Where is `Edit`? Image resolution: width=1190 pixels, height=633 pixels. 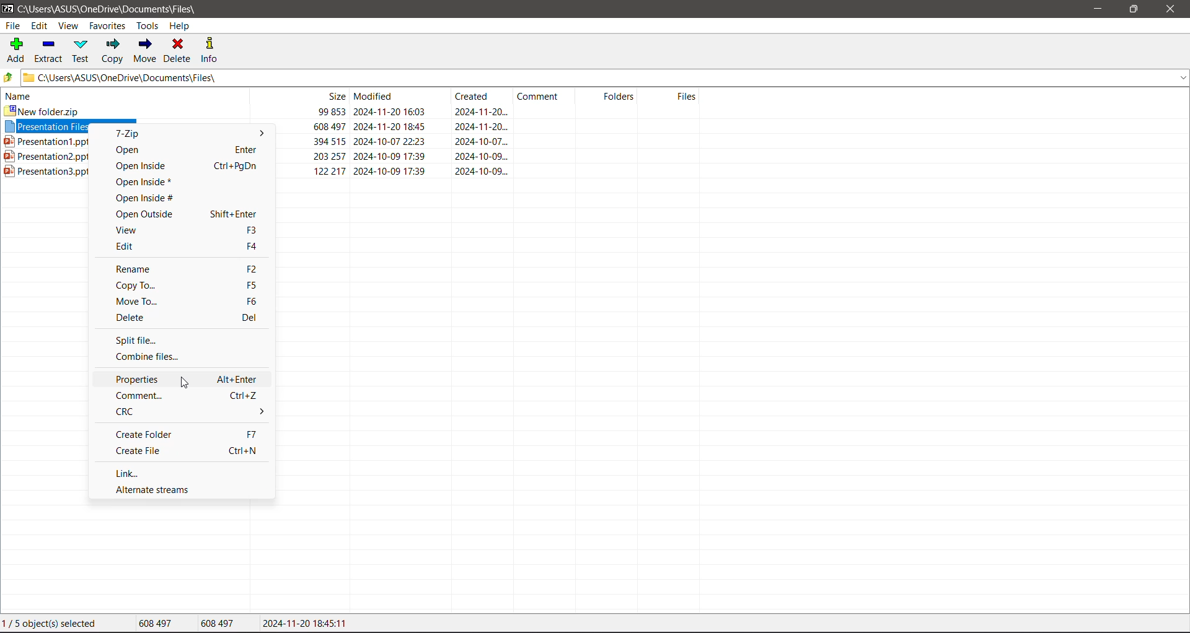
Edit is located at coordinates (41, 25).